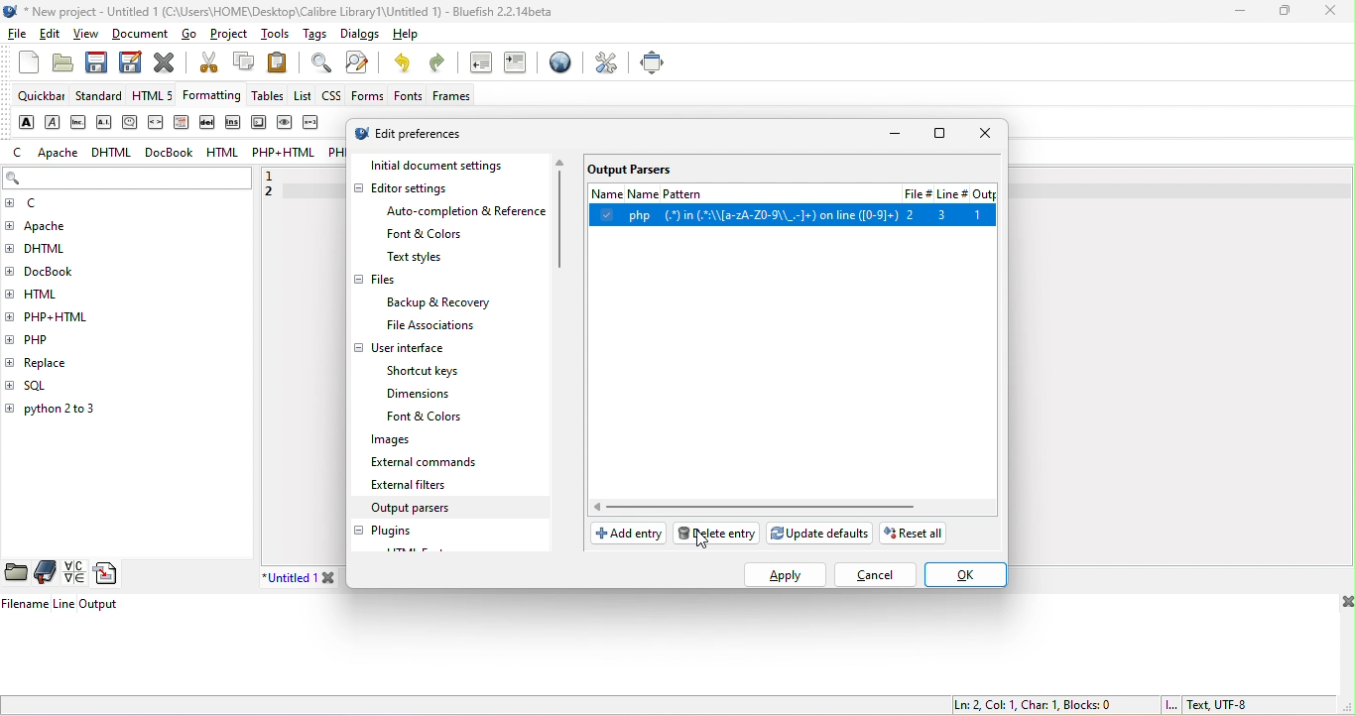 This screenshot has height=716, width=1355. I want to click on auto completion & reference, so click(470, 211).